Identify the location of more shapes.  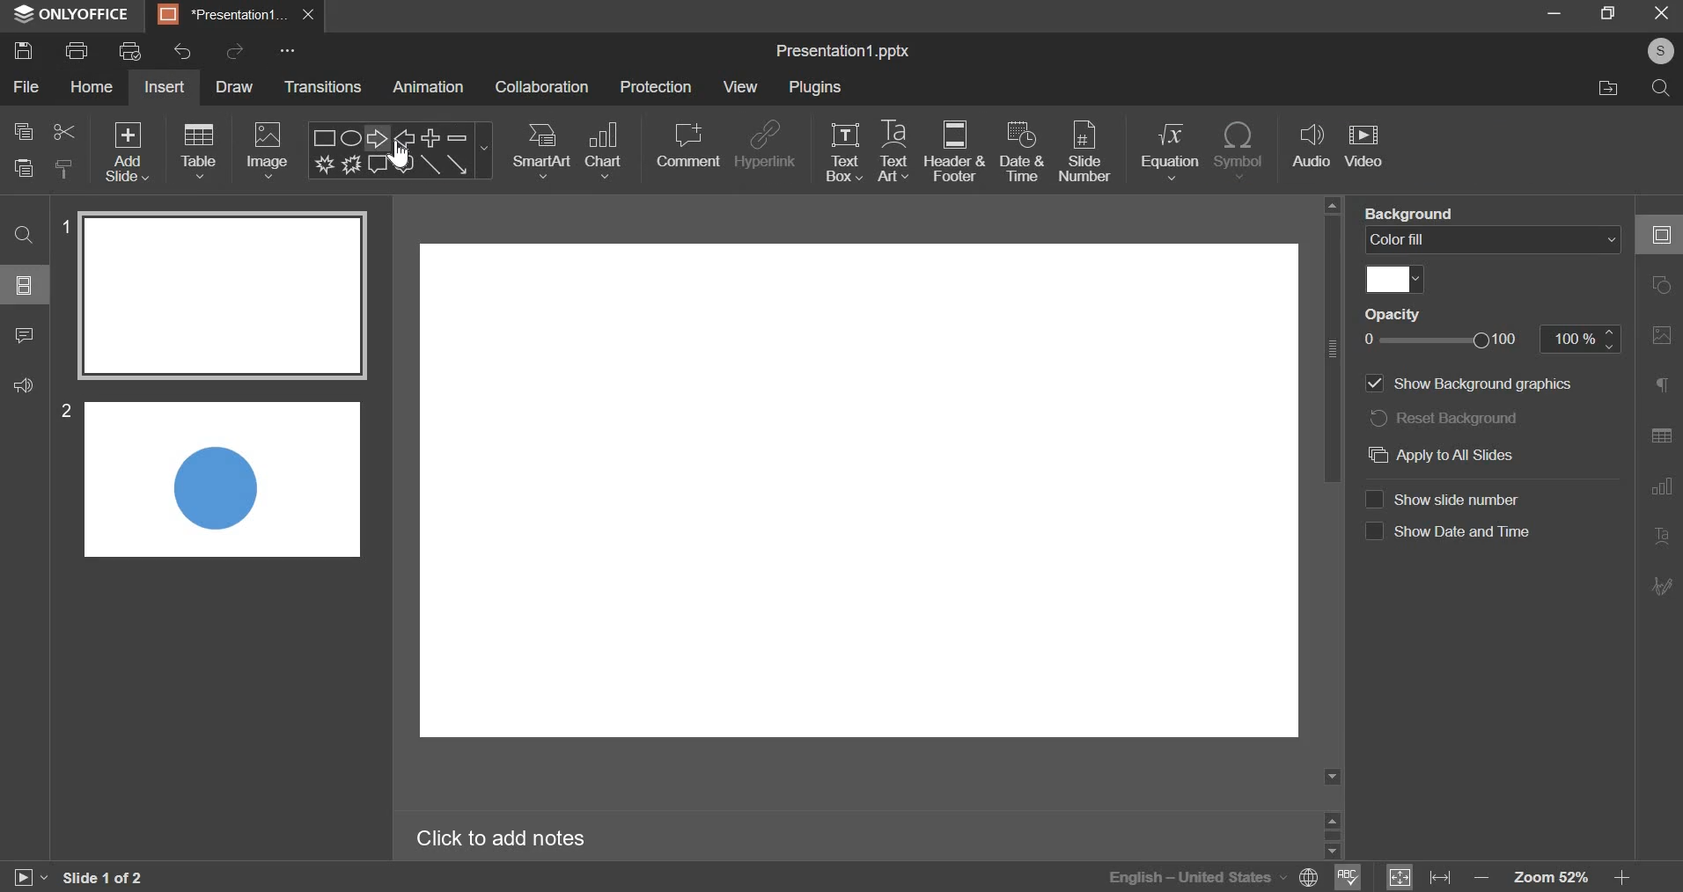
(485, 148).